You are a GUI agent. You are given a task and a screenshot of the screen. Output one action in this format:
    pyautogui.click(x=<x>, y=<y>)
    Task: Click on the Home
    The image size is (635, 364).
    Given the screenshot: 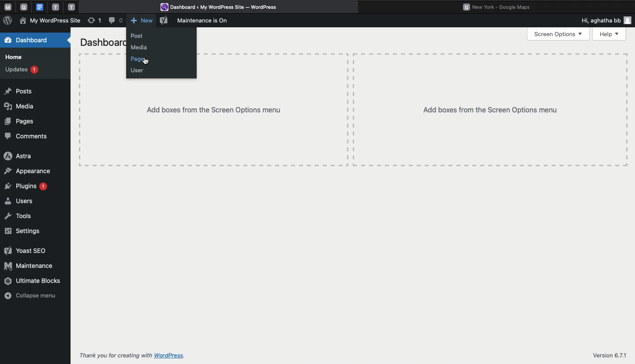 What is the action you would take?
    pyautogui.click(x=14, y=58)
    